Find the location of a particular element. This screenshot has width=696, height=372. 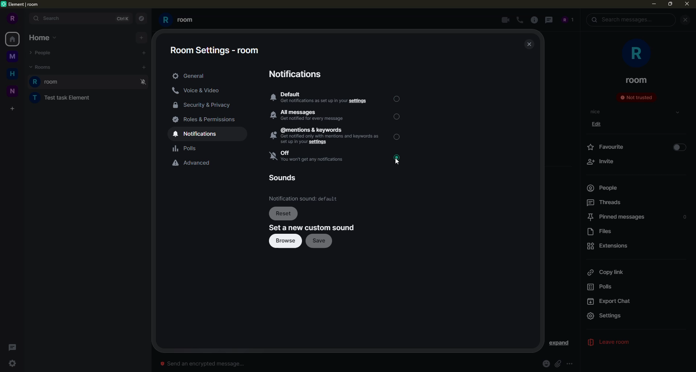

topic is located at coordinates (596, 112).